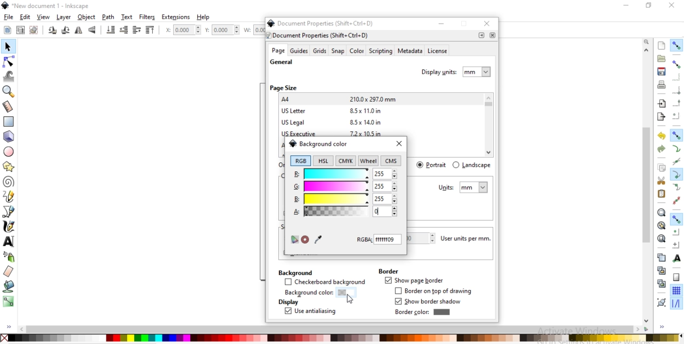  What do you see at coordinates (492, 35) in the screenshot?
I see `close` at bounding box center [492, 35].